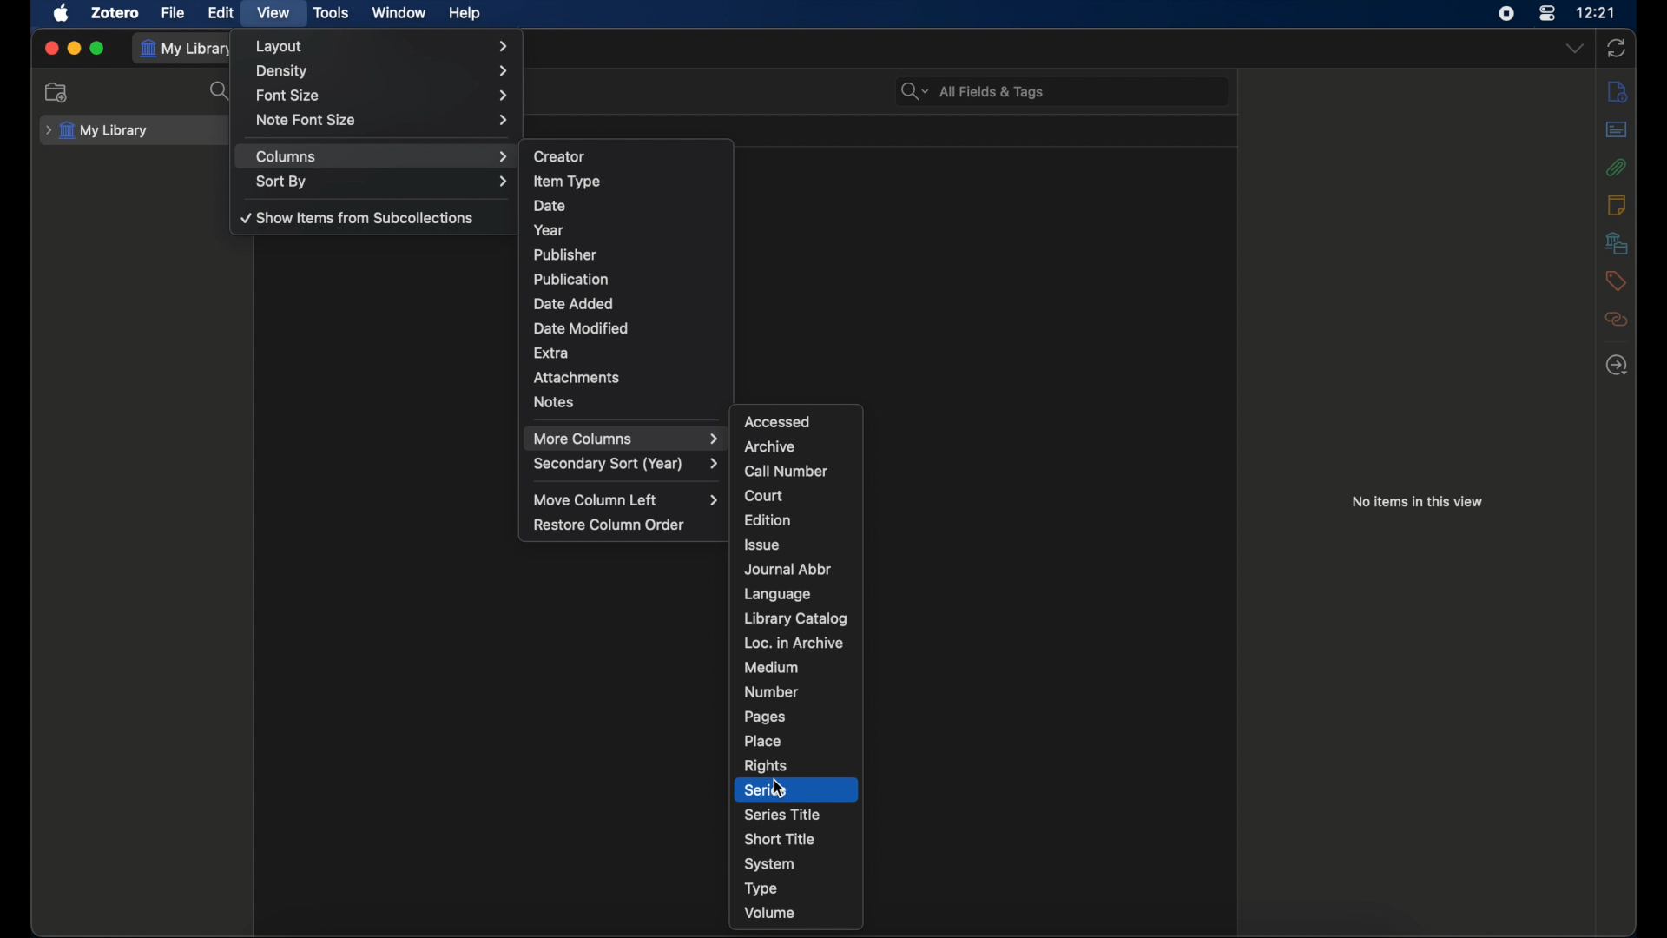  Describe the element at coordinates (1416, 502) in the screenshot. I see `no items in this view` at that location.